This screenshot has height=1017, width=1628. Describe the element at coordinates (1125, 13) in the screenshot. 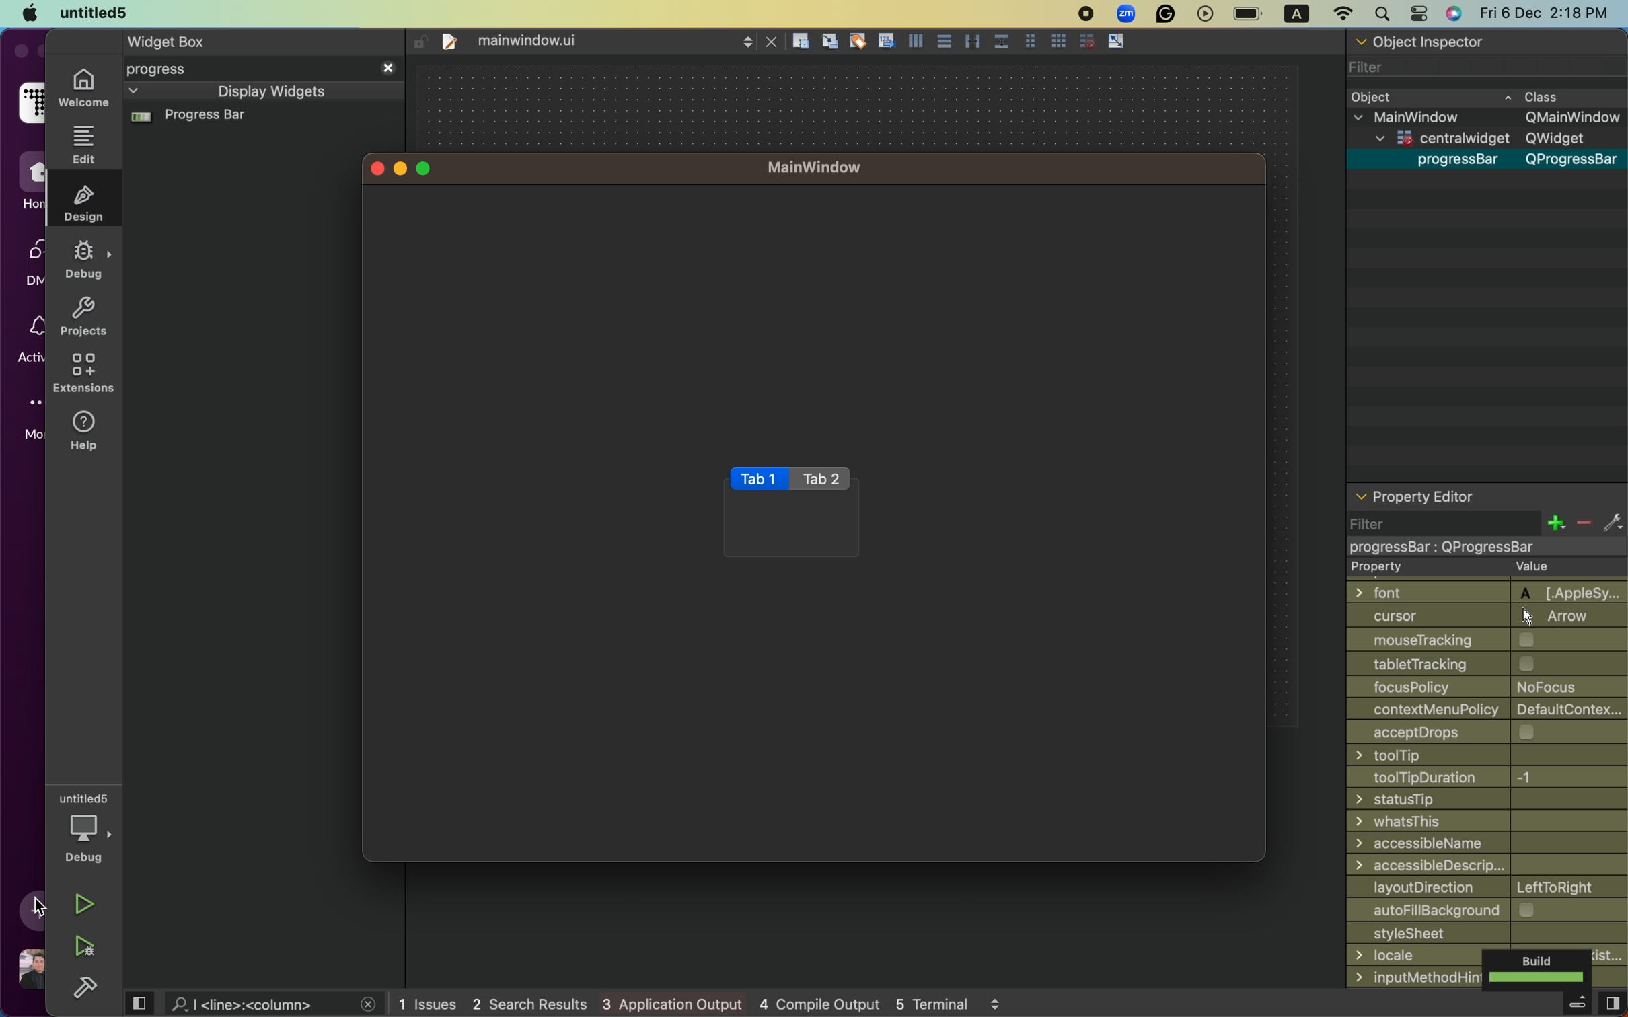

I see `zm` at that location.